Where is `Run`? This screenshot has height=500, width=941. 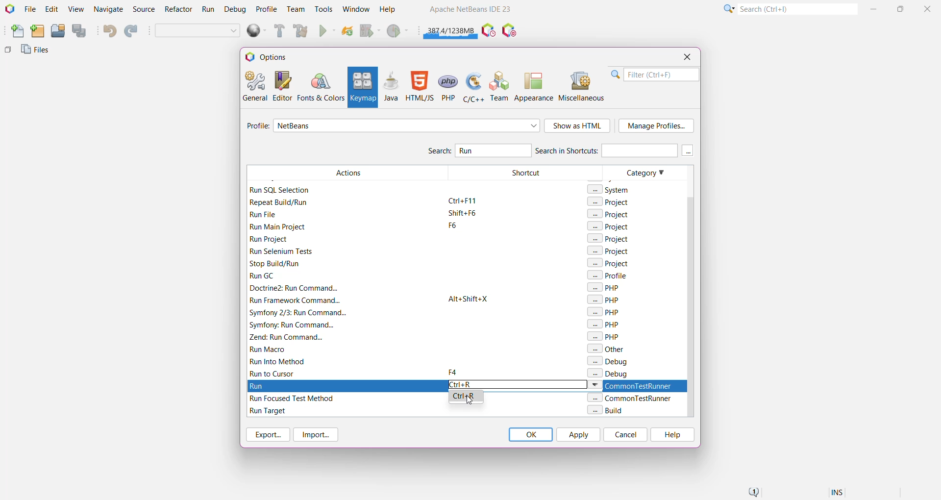
Run is located at coordinates (327, 32).